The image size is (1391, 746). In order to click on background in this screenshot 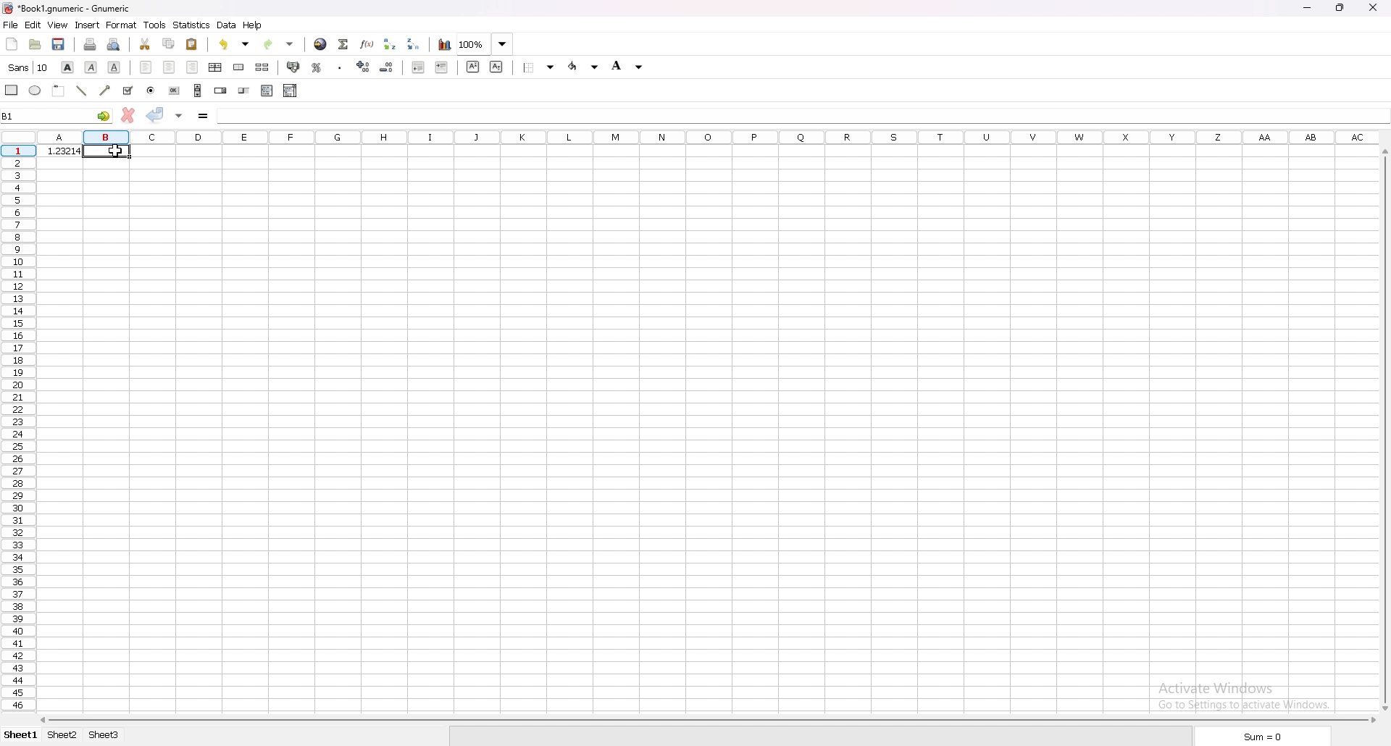, I will do `click(631, 66)`.